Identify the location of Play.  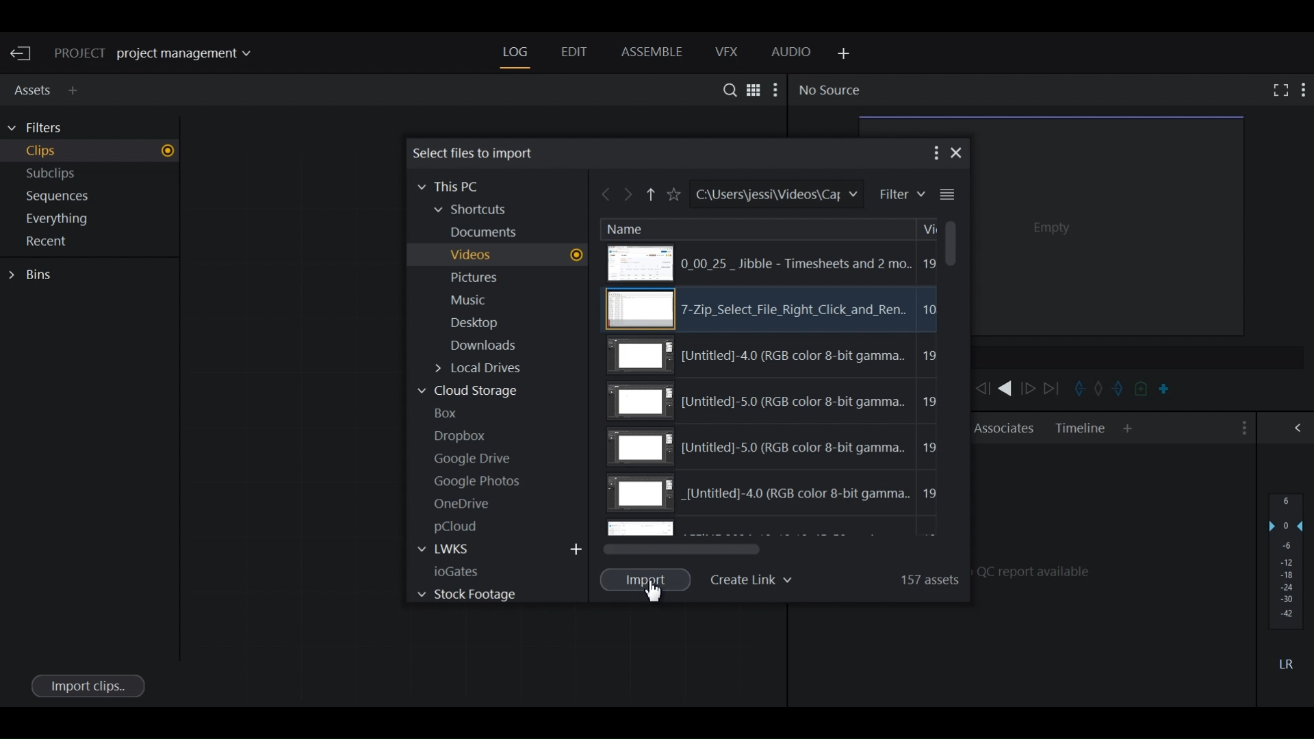
(1005, 388).